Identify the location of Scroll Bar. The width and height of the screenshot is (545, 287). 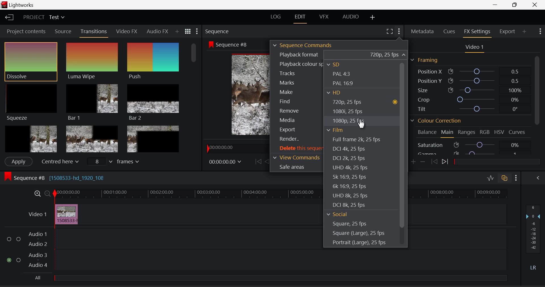
(195, 96).